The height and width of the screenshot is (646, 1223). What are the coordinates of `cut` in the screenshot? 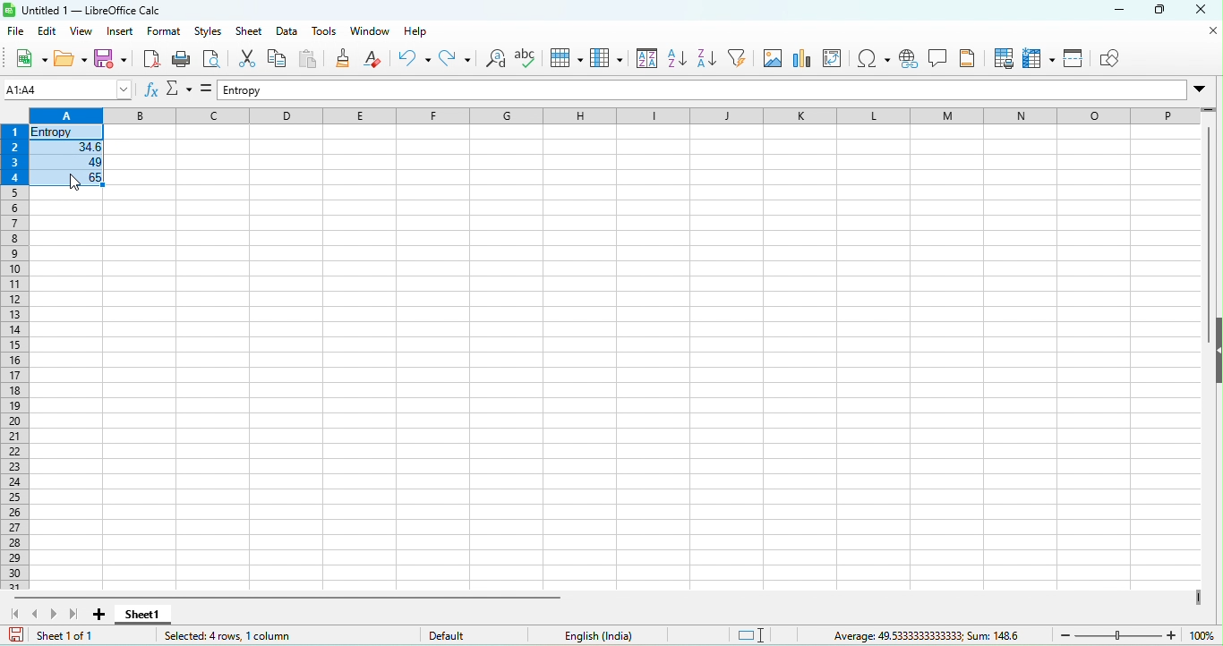 It's located at (244, 61).